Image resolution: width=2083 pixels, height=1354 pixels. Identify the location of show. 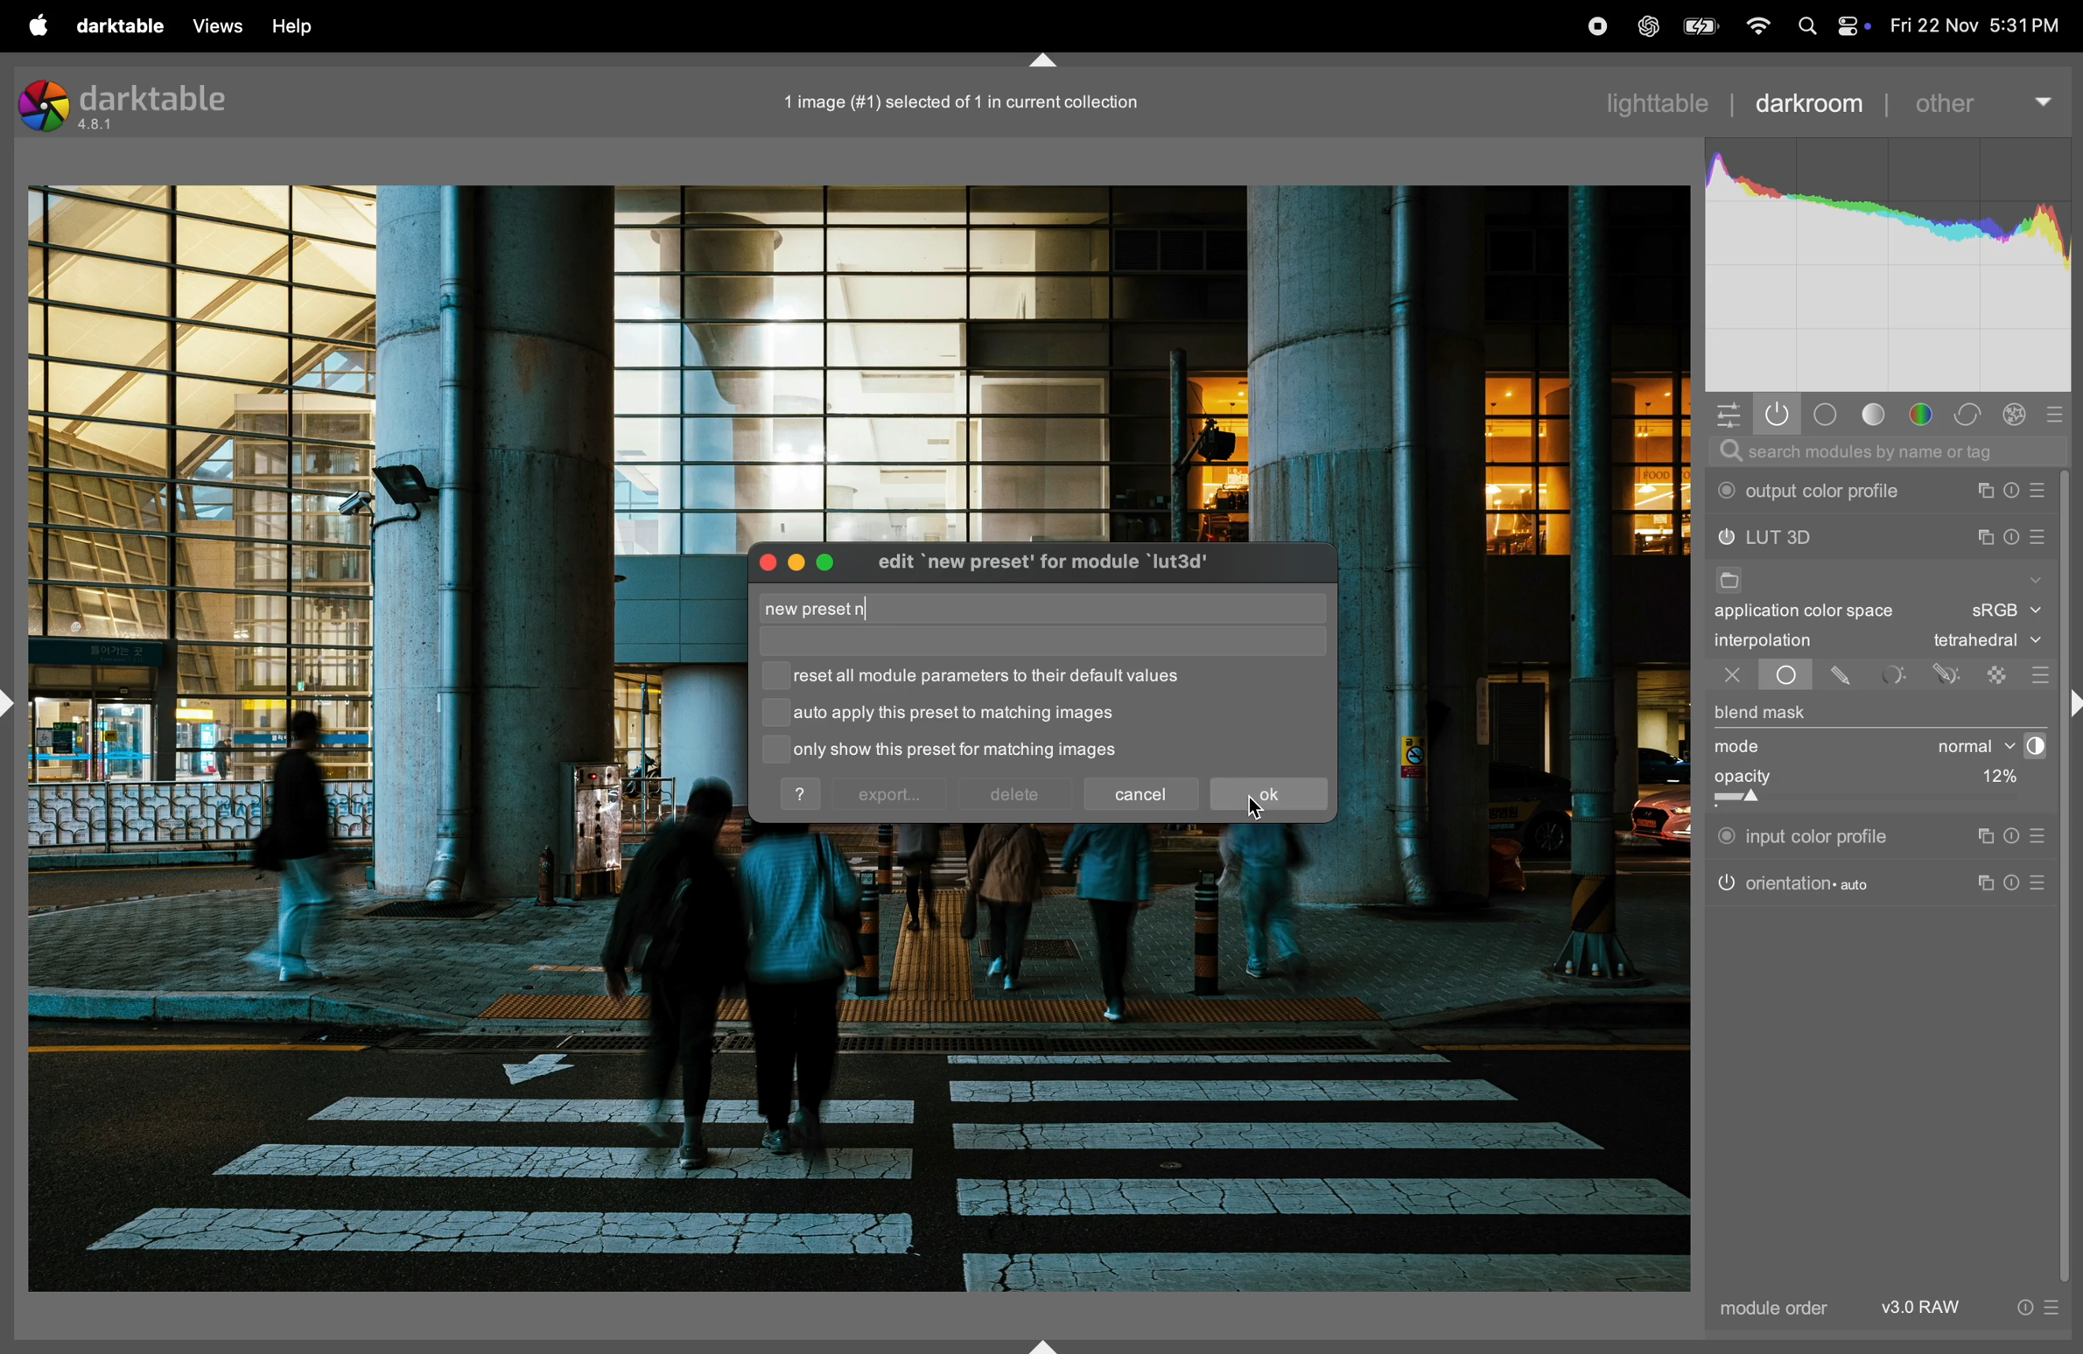
(2033, 576).